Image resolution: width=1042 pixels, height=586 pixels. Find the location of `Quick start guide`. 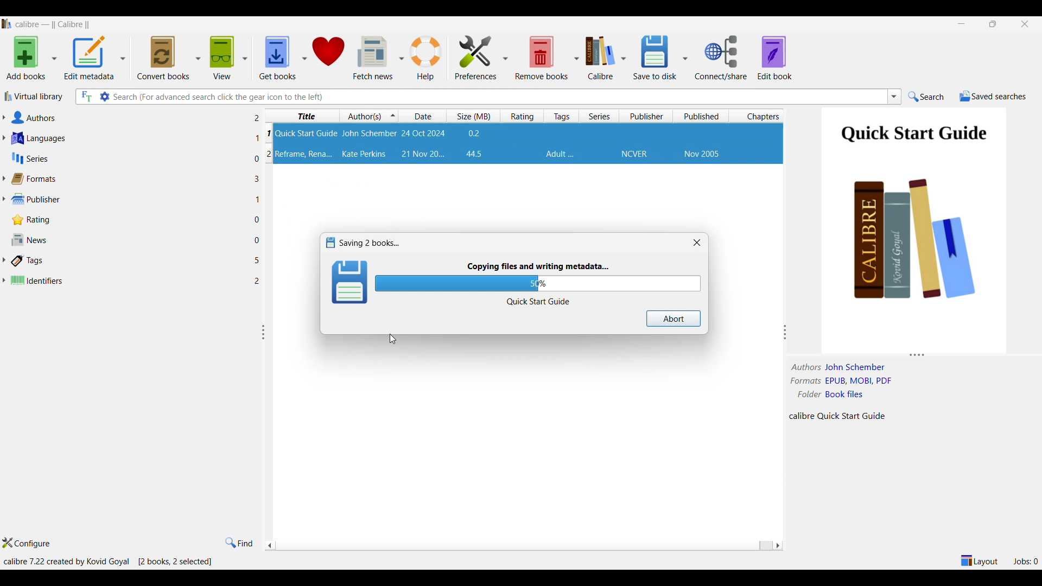

Quick start guide is located at coordinates (538, 302).